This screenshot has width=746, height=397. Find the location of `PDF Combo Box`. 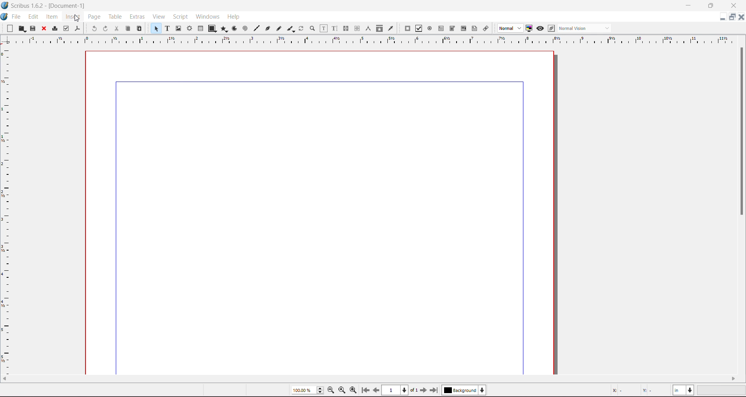

PDF Combo Box is located at coordinates (453, 28).